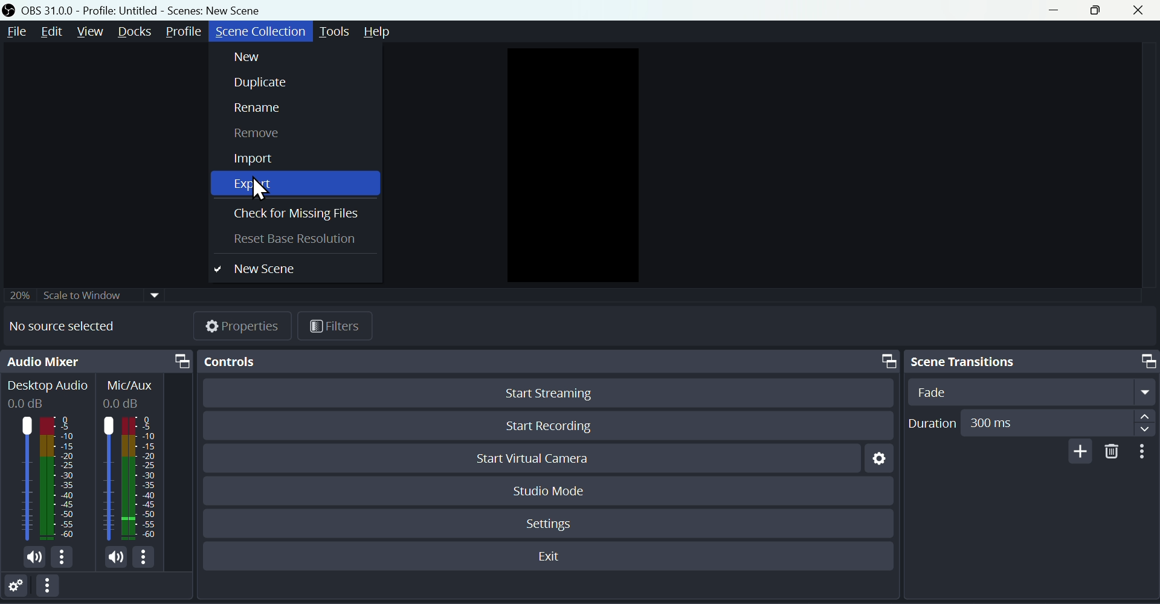 This screenshot has height=604, width=1160. I want to click on Profile, so click(187, 31).